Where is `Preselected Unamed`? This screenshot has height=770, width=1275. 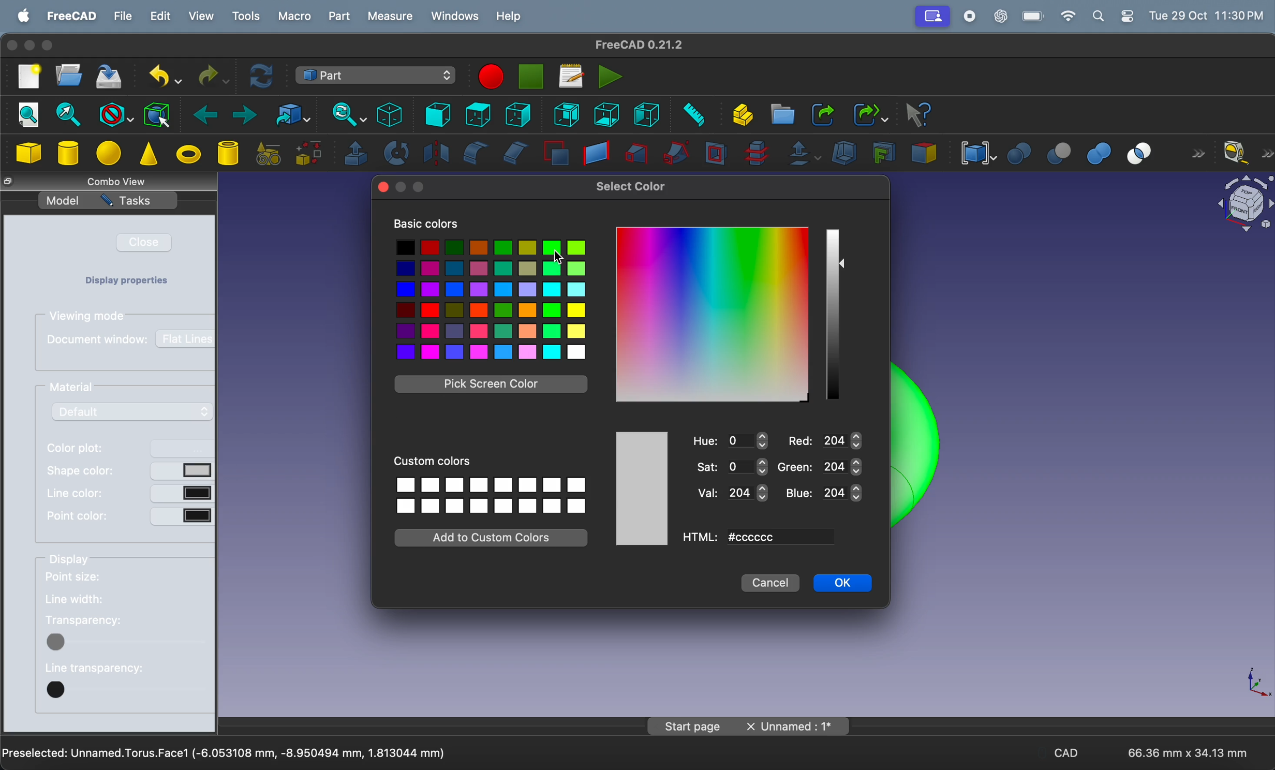 Preselected Unamed is located at coordinates (226, 754).